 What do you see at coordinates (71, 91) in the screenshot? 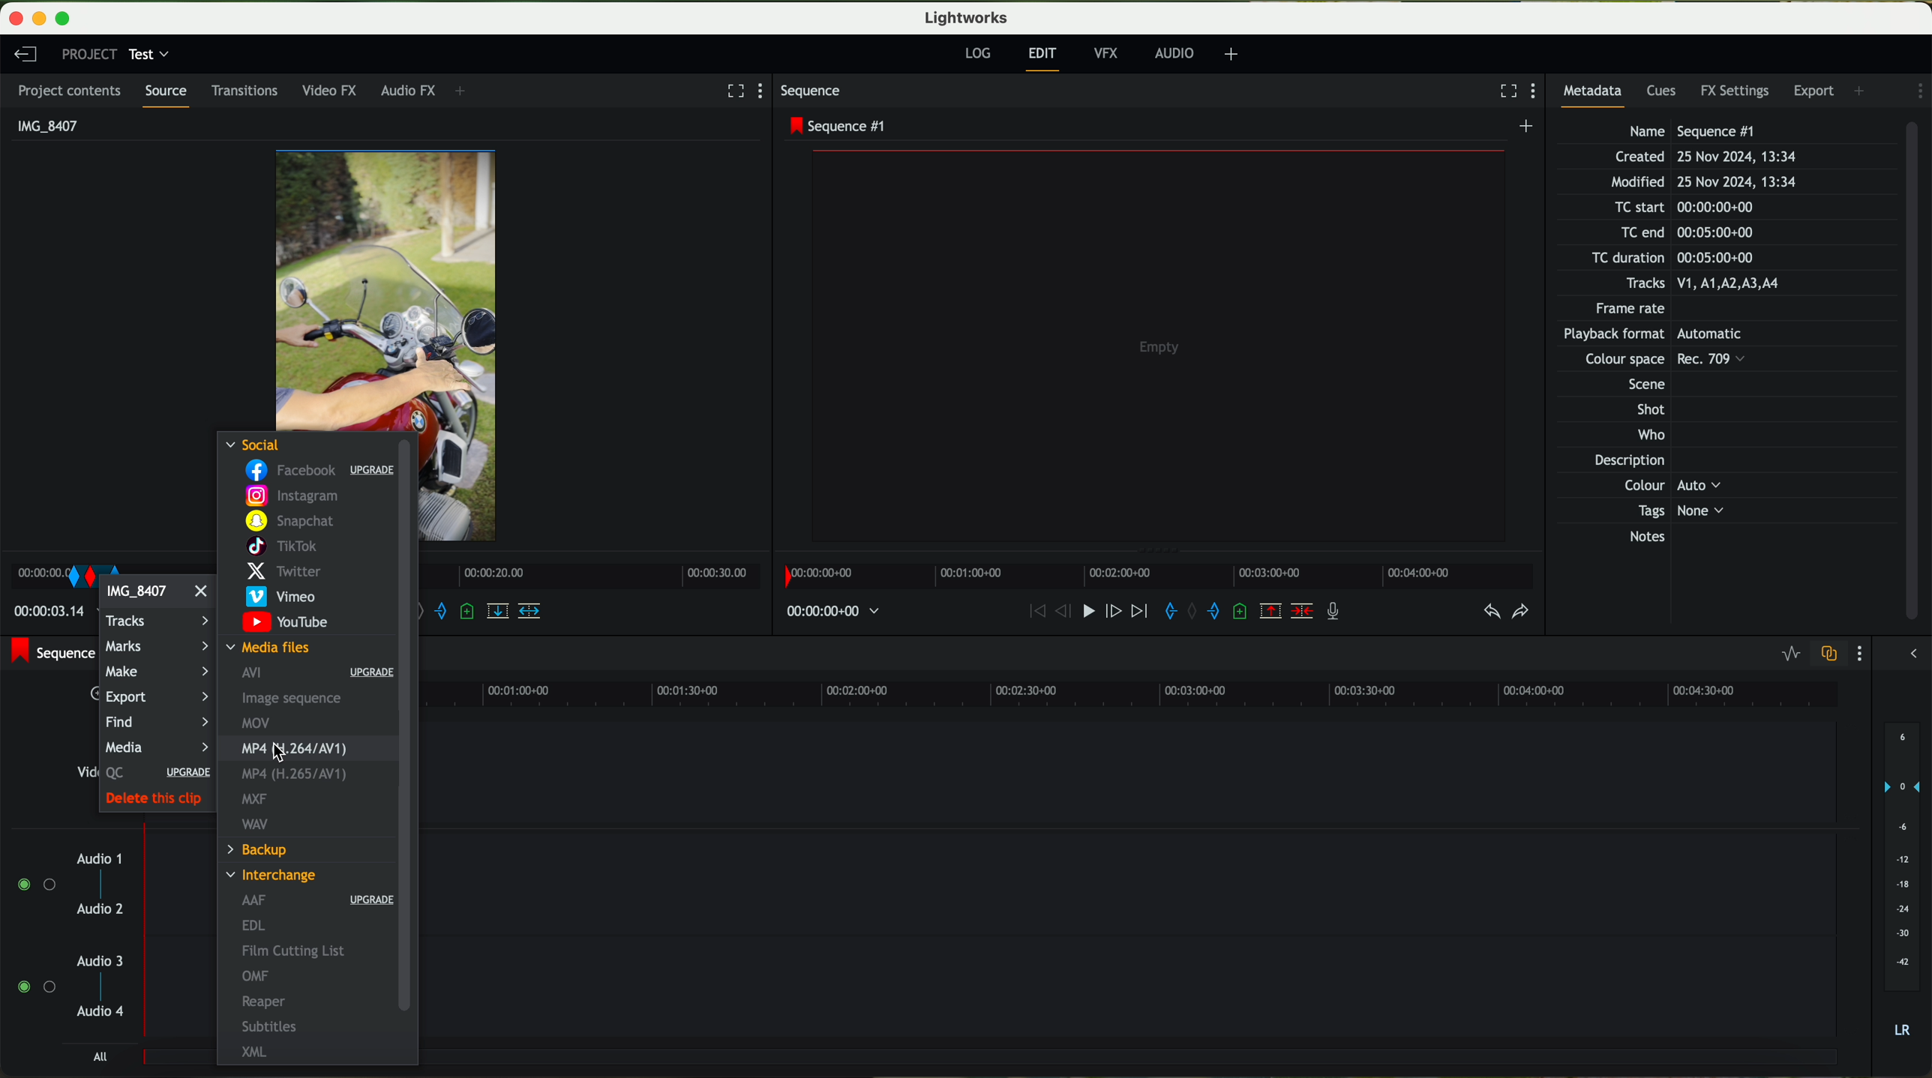
I see `project contents` at bounding box center [71, 91].